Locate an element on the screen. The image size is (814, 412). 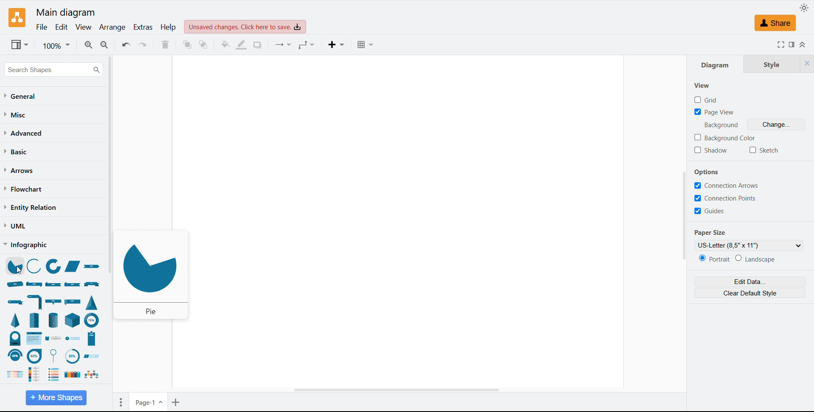
pyramid step is located at coordinates (35, 320).